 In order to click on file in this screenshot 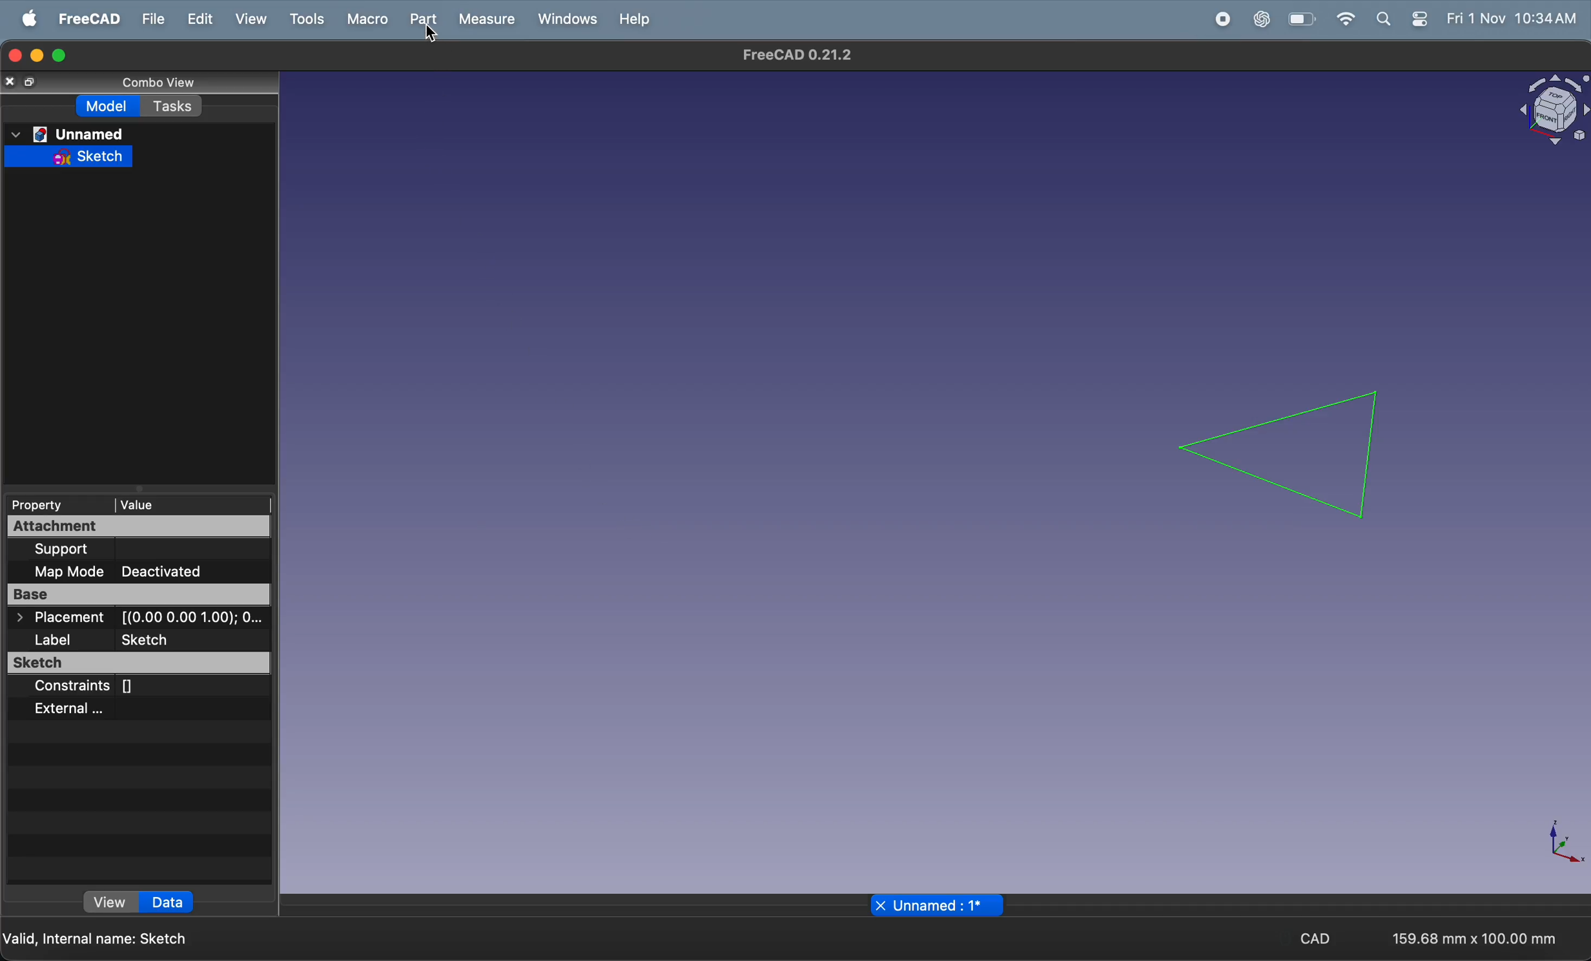, I will do `click(152, 18)`.